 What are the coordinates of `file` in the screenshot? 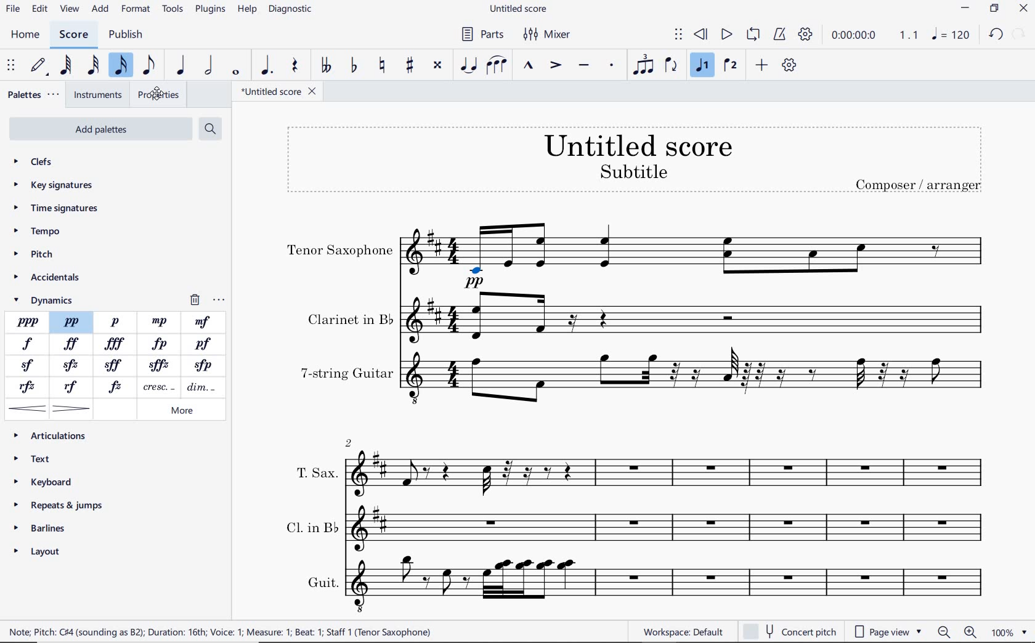 It's located at (15, 9).